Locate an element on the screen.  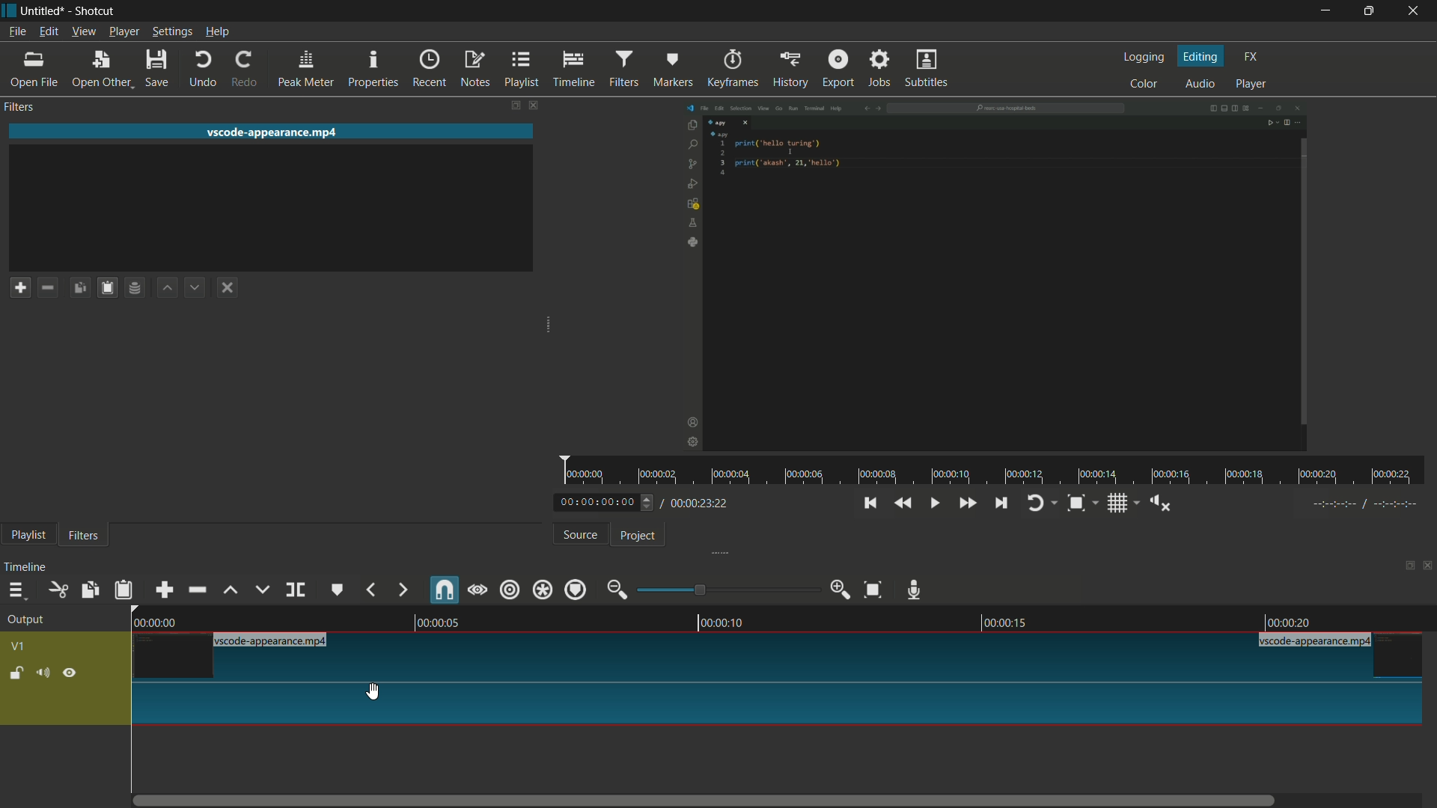
logging is located at coordinates (1144, 58).